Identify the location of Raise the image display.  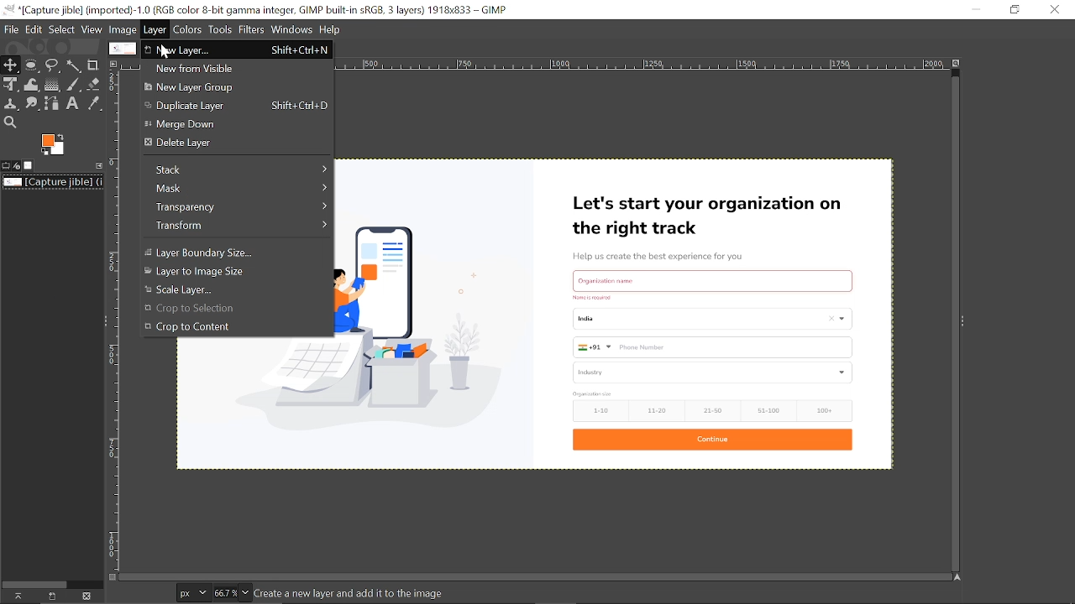
(16, 596).